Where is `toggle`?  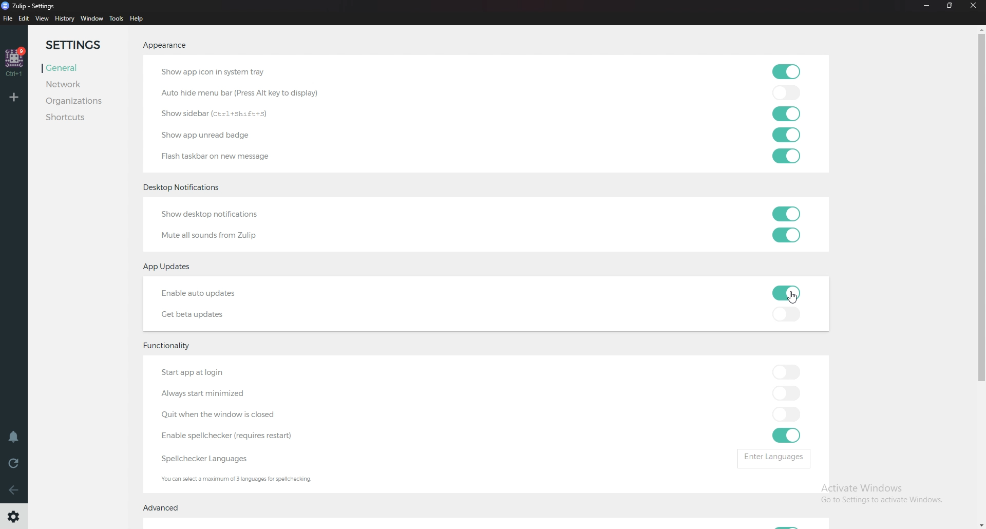 toggle is located at coordinates (786, 392).